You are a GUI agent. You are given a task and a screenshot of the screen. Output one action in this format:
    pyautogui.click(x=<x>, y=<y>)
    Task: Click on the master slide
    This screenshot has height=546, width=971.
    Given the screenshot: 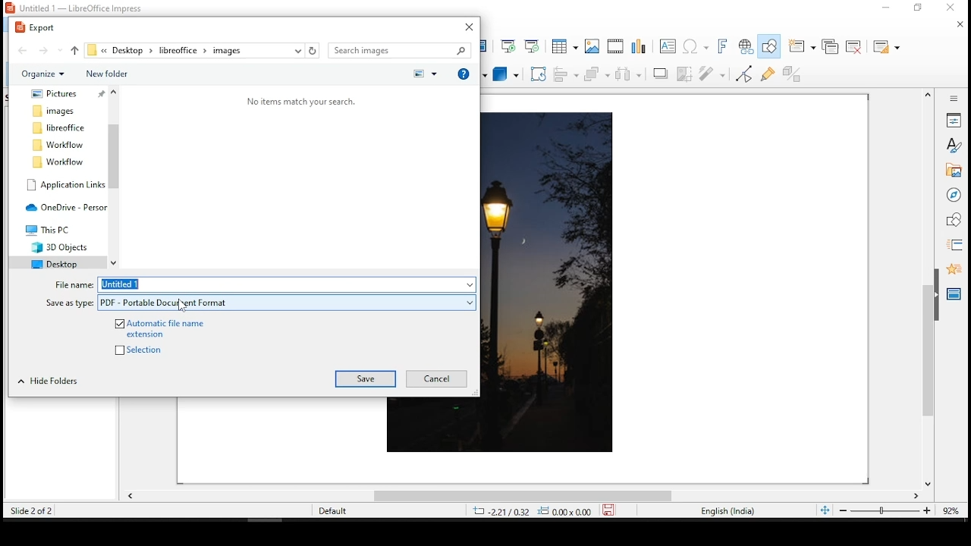 What is the action you would take?
    pyautogui.click(x=486, y=45)
    